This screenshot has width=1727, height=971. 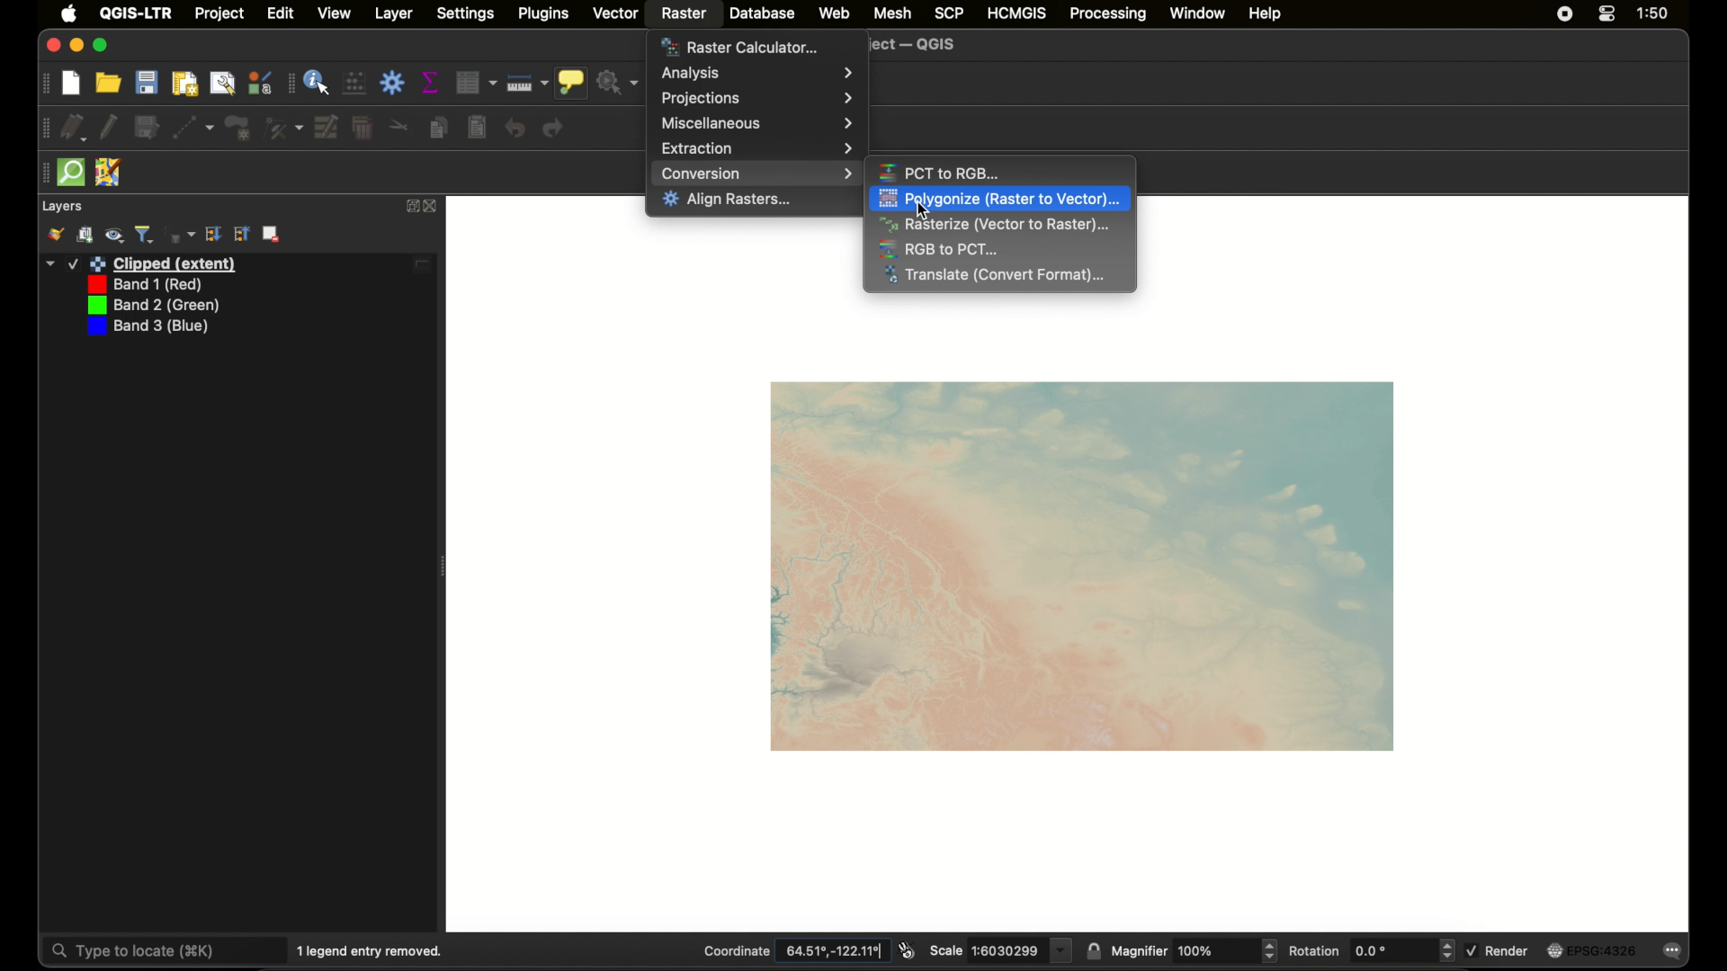 I want to click on edit, so click(x=281, y=13).